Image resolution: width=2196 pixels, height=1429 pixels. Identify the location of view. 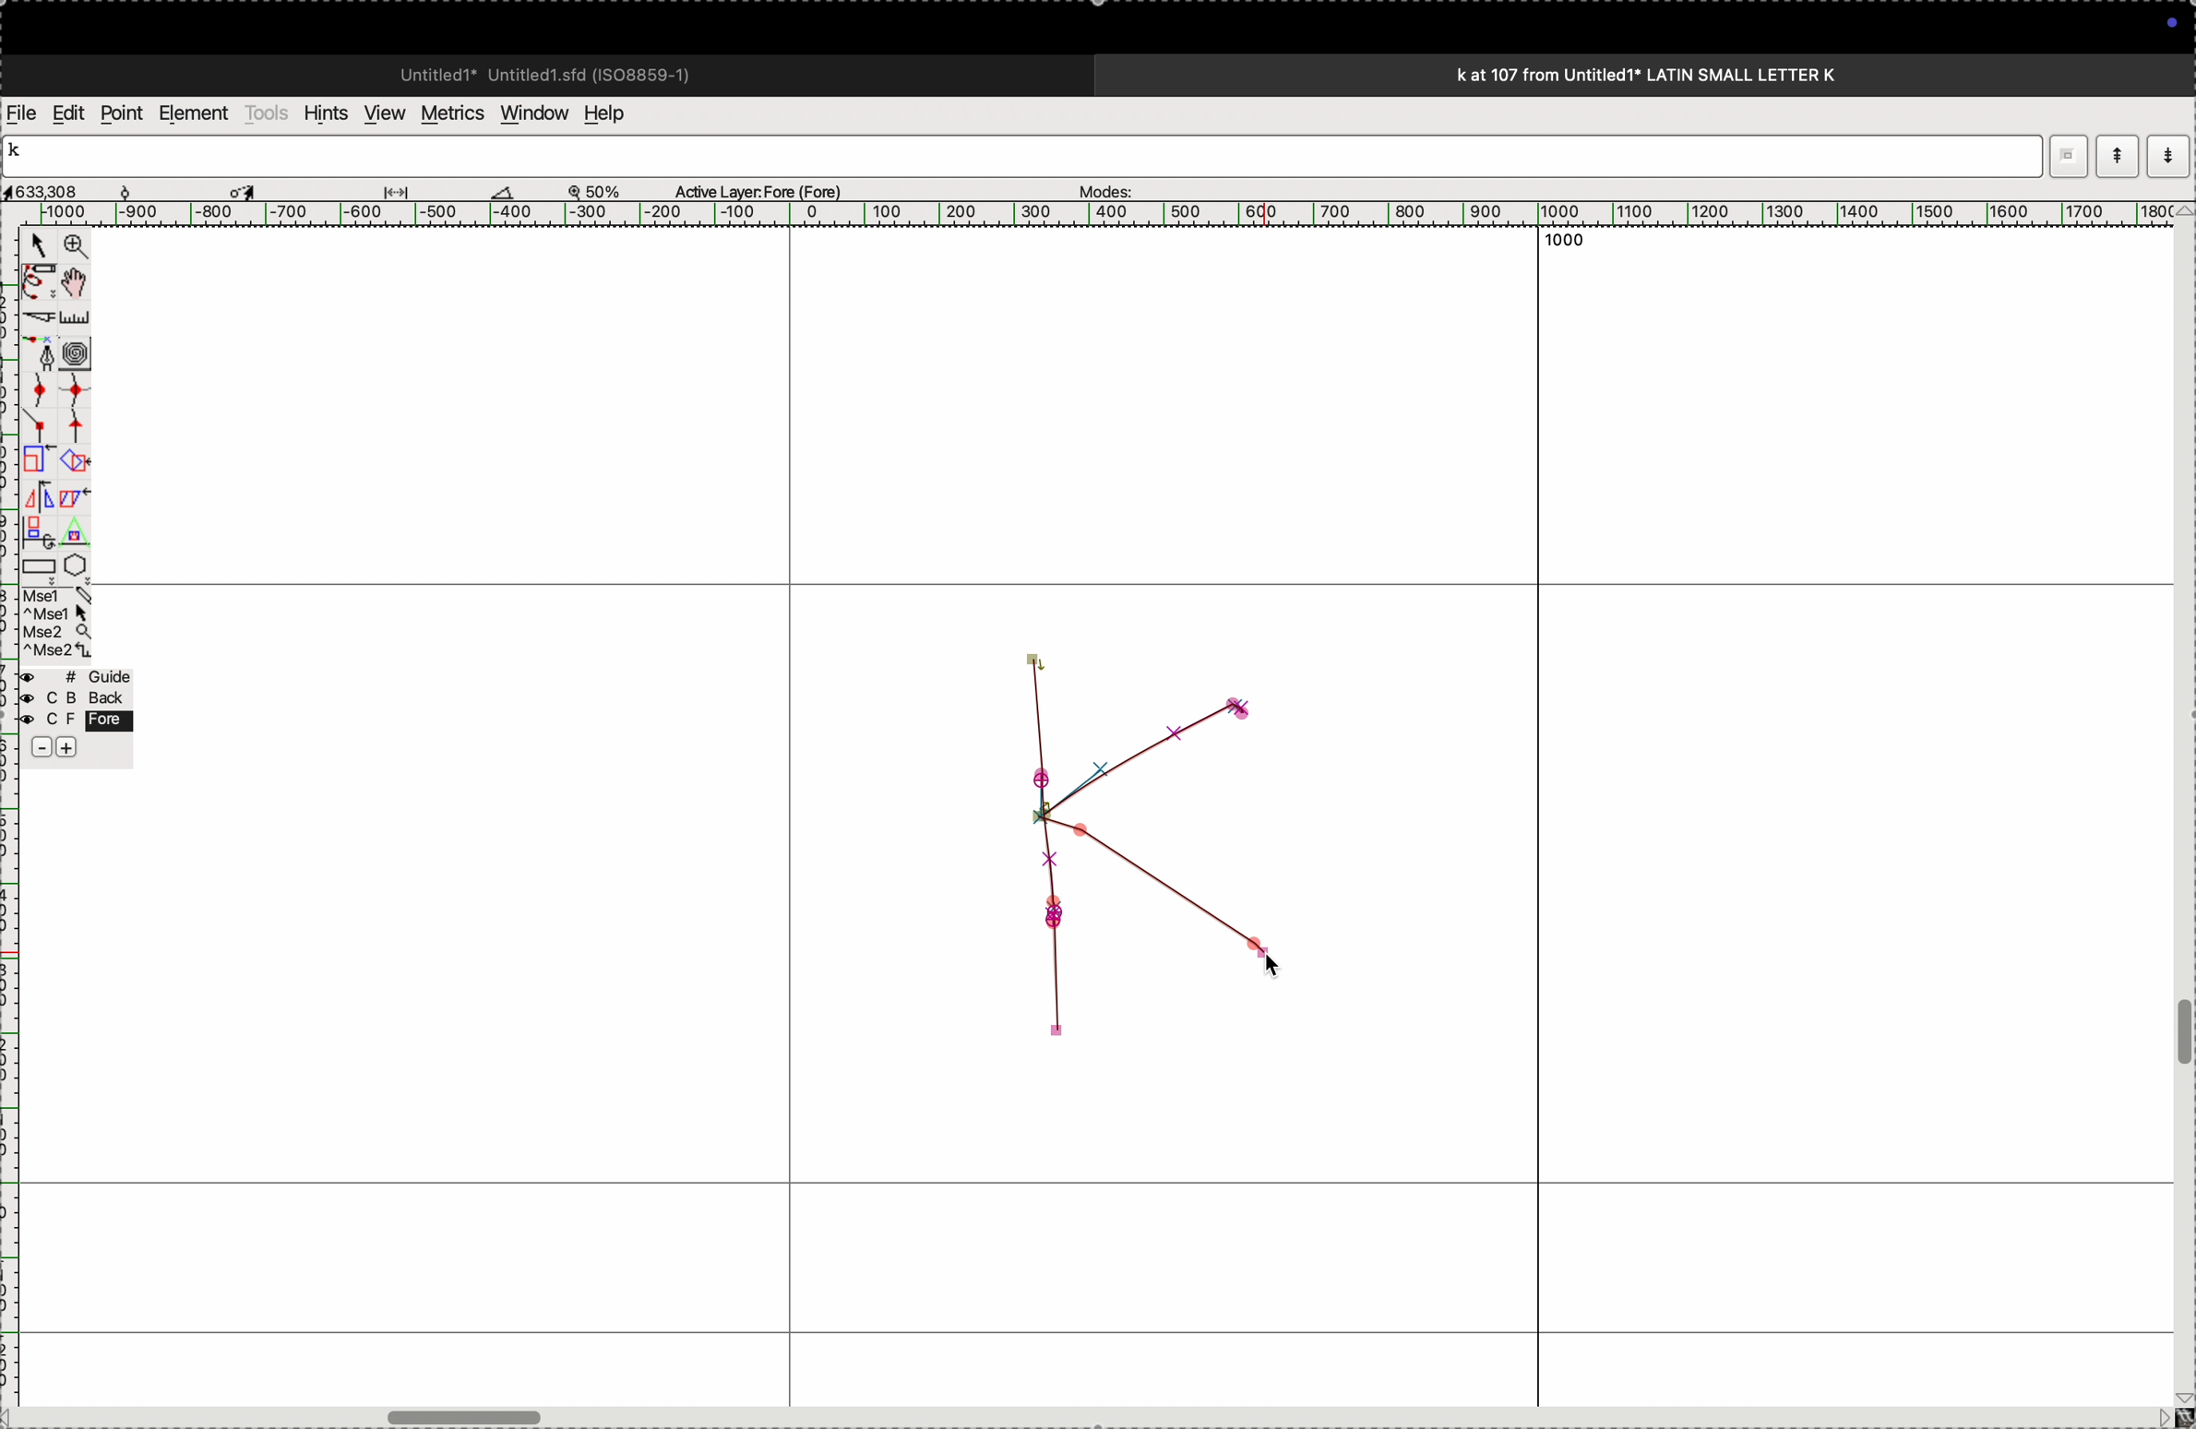
(379, 113).